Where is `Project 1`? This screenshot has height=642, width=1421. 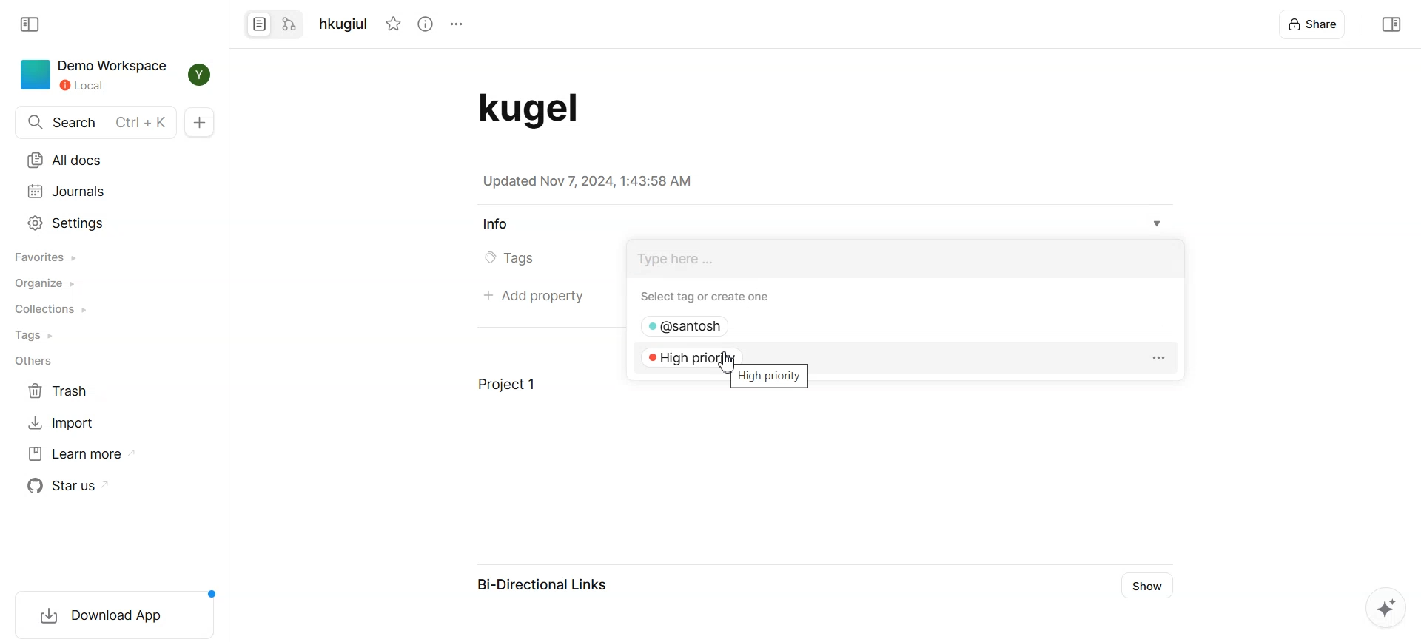
Project 1 is located at coordinates (505, 385).